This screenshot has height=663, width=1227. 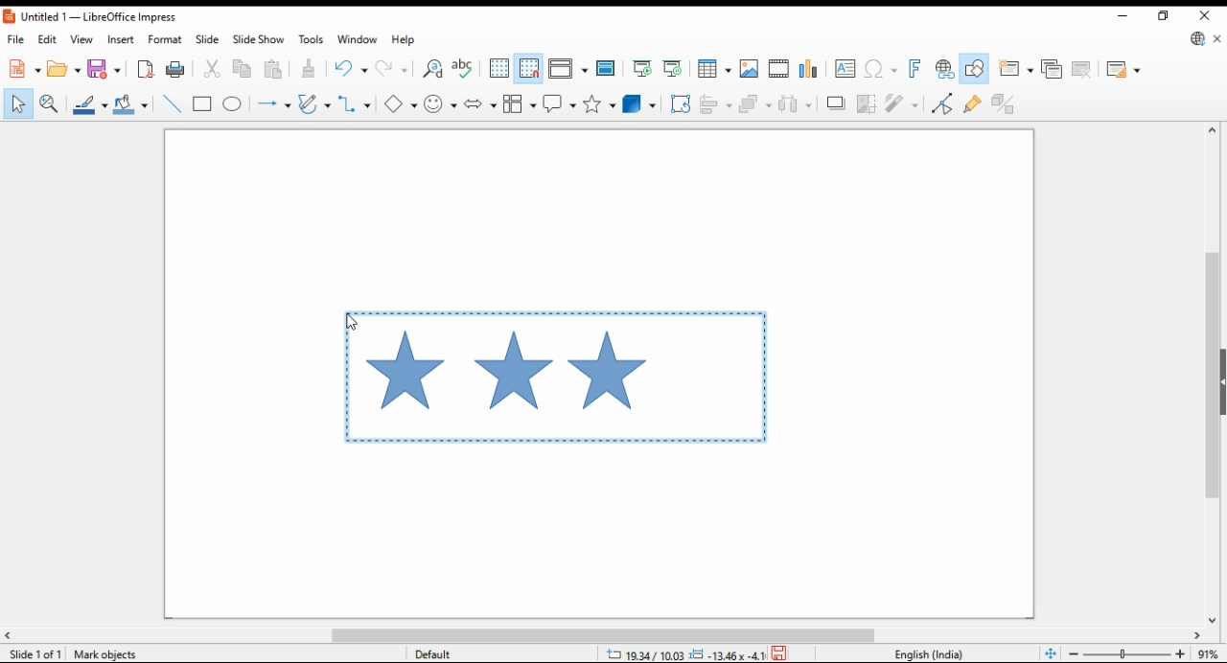 What do you see at coordinates (354, 101) in the screenshot?
I see `connectors` at bounding box center [354, 101].